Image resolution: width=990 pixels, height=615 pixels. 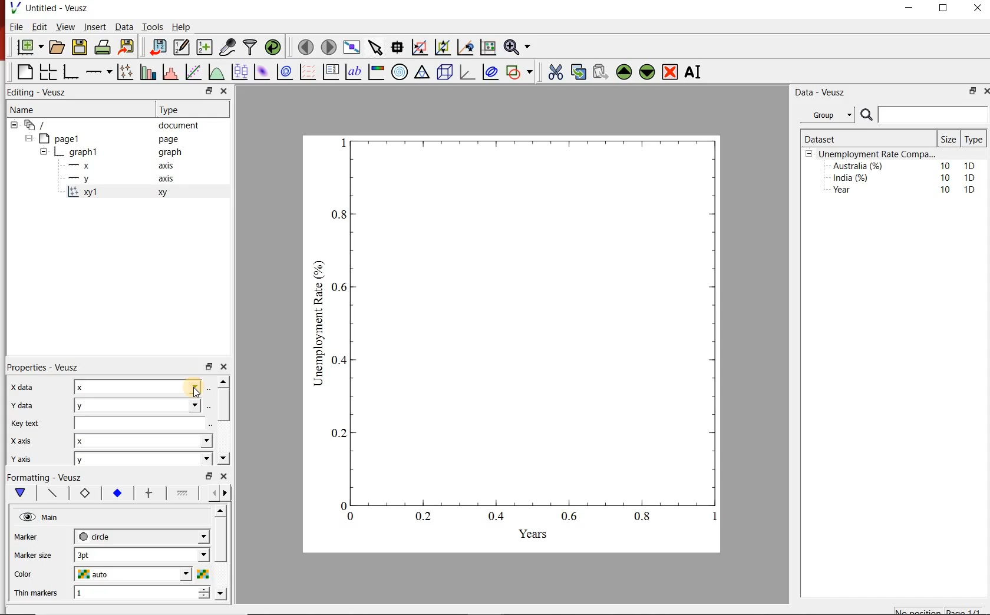 I want to click on x data, so click(x=21, y=388).